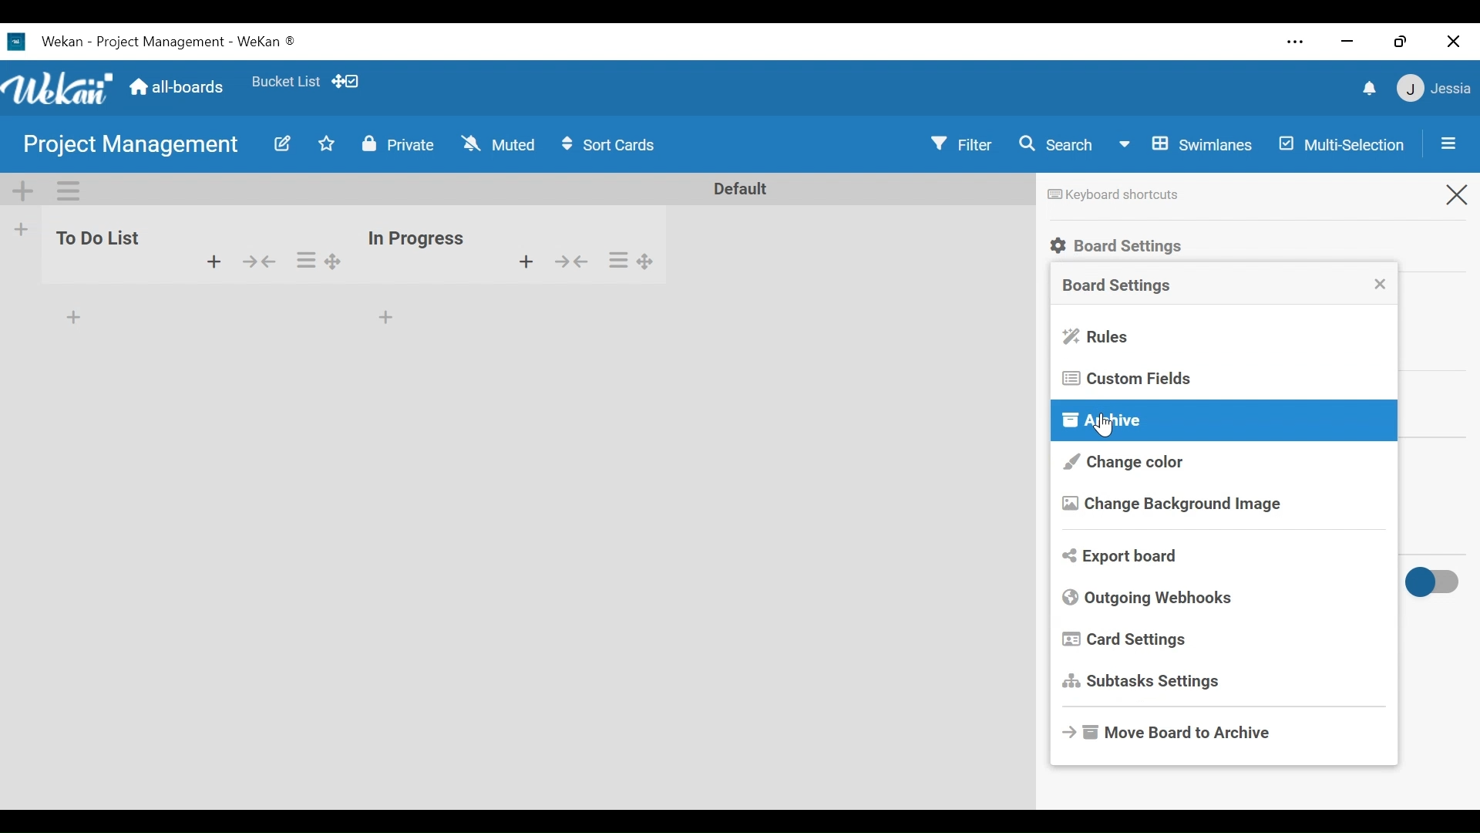 Image resolution: width=1480 pixels, height=833 pixels. I want to click on restore, so click(1400, 41).